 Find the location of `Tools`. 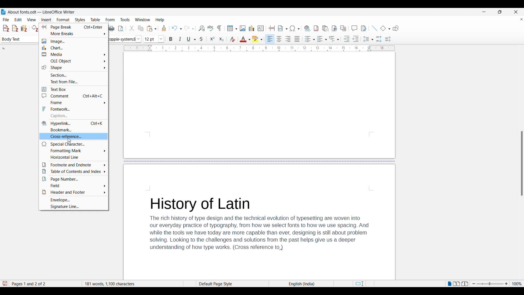

Tools is located at coordinates (126, 20).